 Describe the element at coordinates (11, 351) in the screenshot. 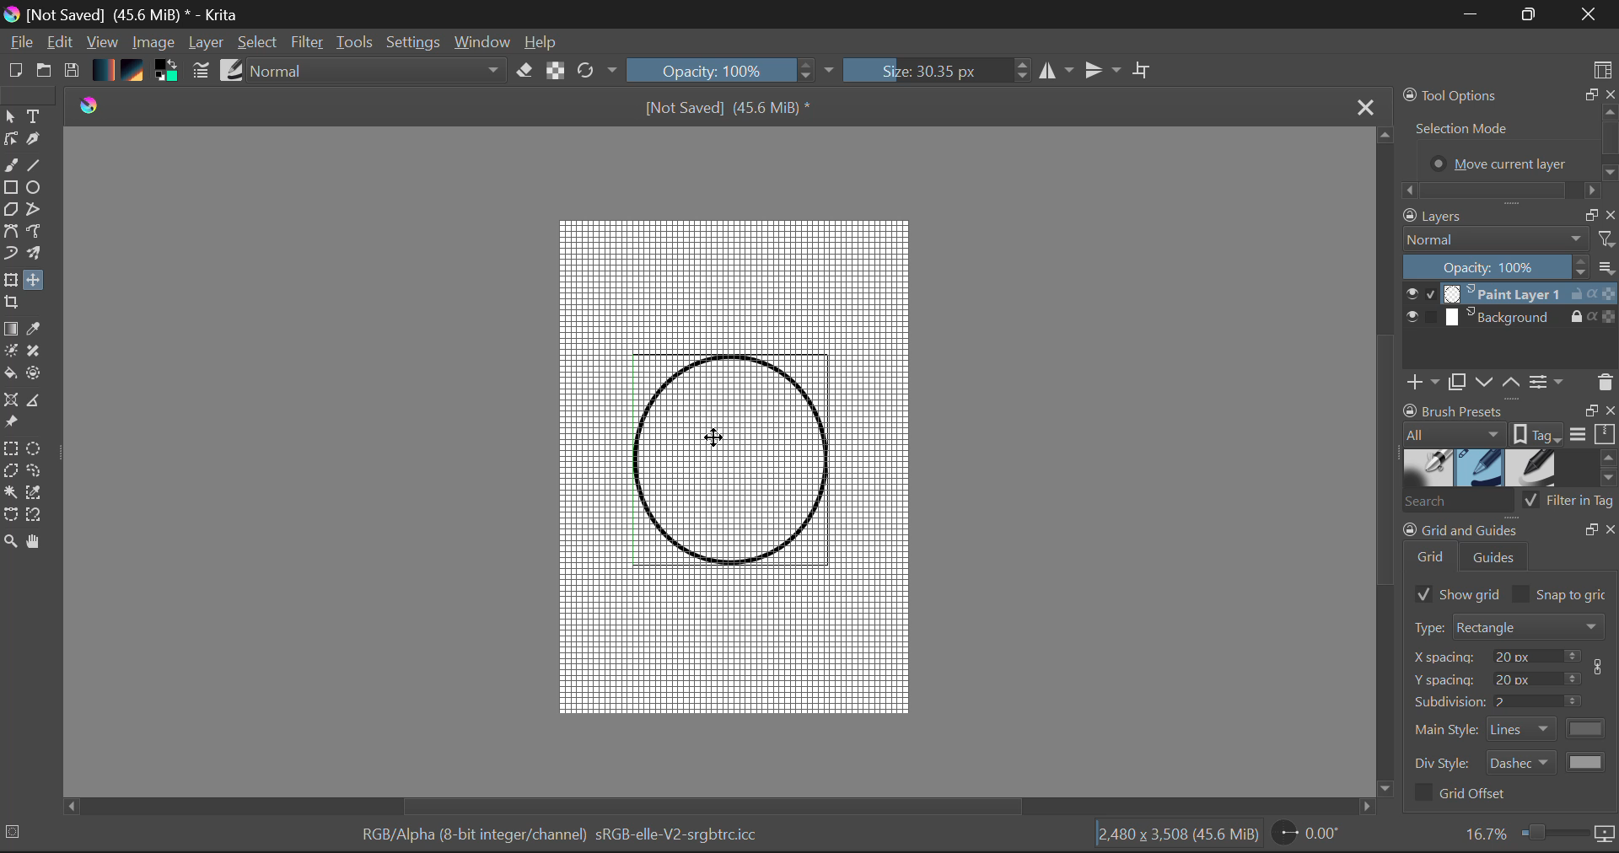

I see `Colorize Mask Tool` at that location.